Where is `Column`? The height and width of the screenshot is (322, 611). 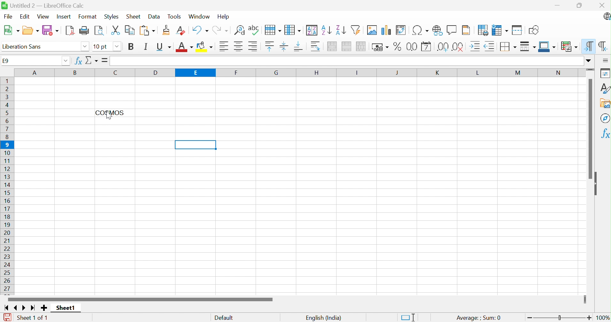 Column is located at coordinates (293, 30).